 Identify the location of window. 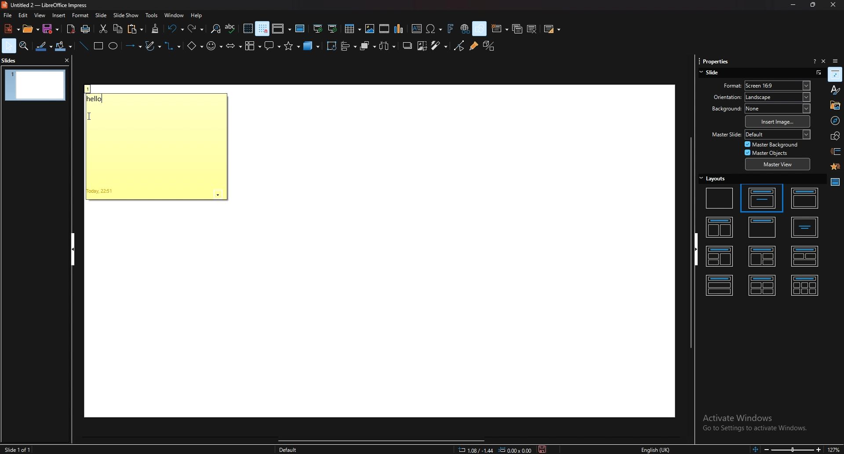
(174, 15).